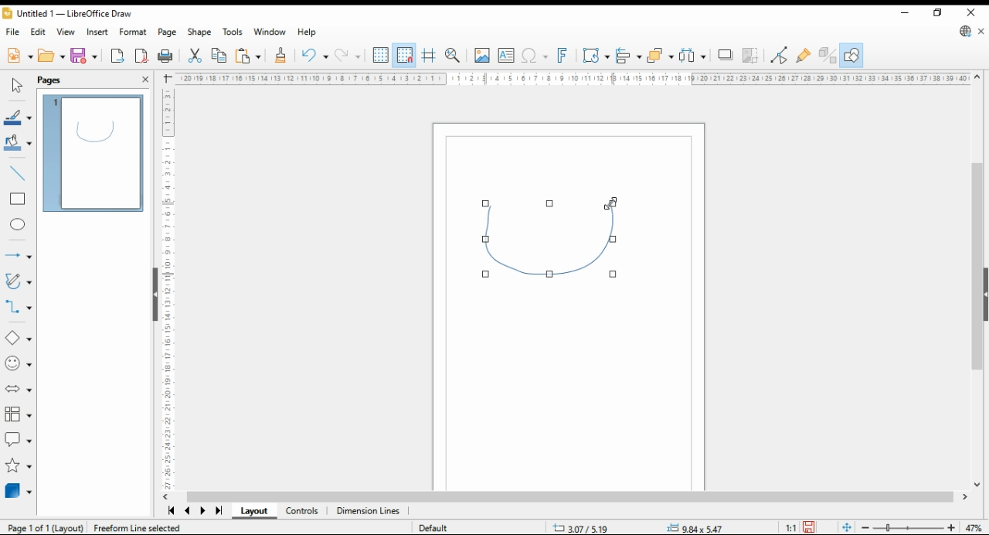  What do you see at coordinates (67, 12) in the screenshot?
I see `icon and file name` at bounding box center [67, 12].